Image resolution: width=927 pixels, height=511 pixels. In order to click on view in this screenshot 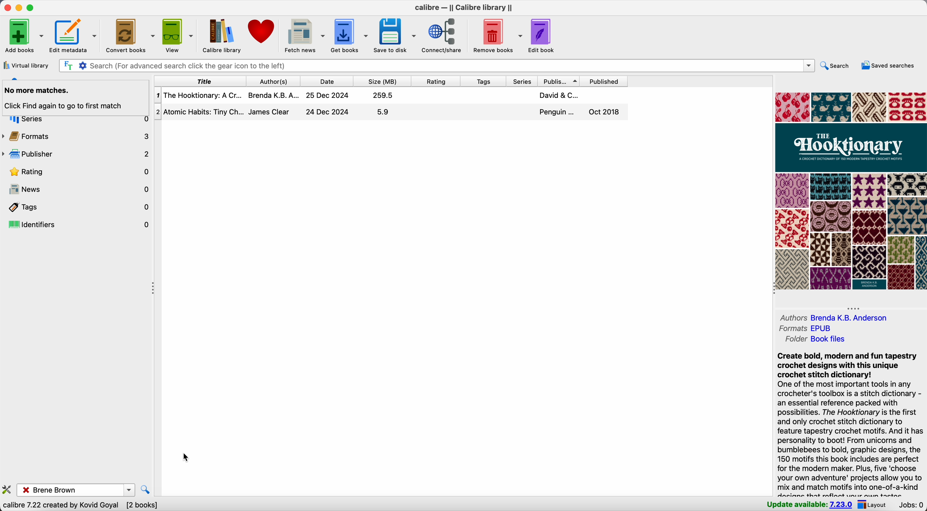, I will do `click(178, 34)`.